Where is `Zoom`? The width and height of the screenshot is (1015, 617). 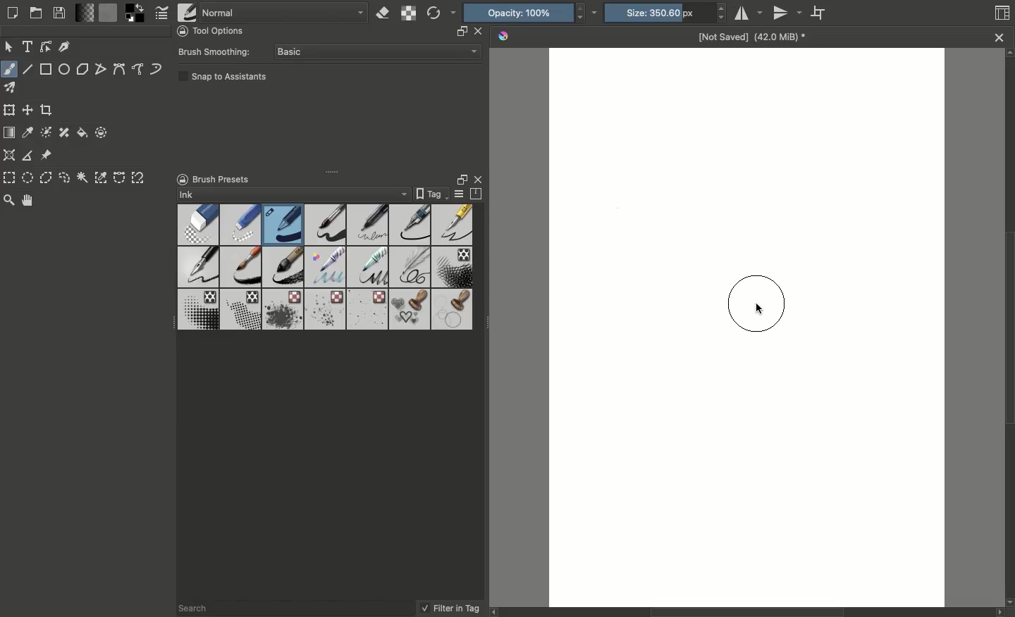
Zoom is located at coordinates (10, 201).